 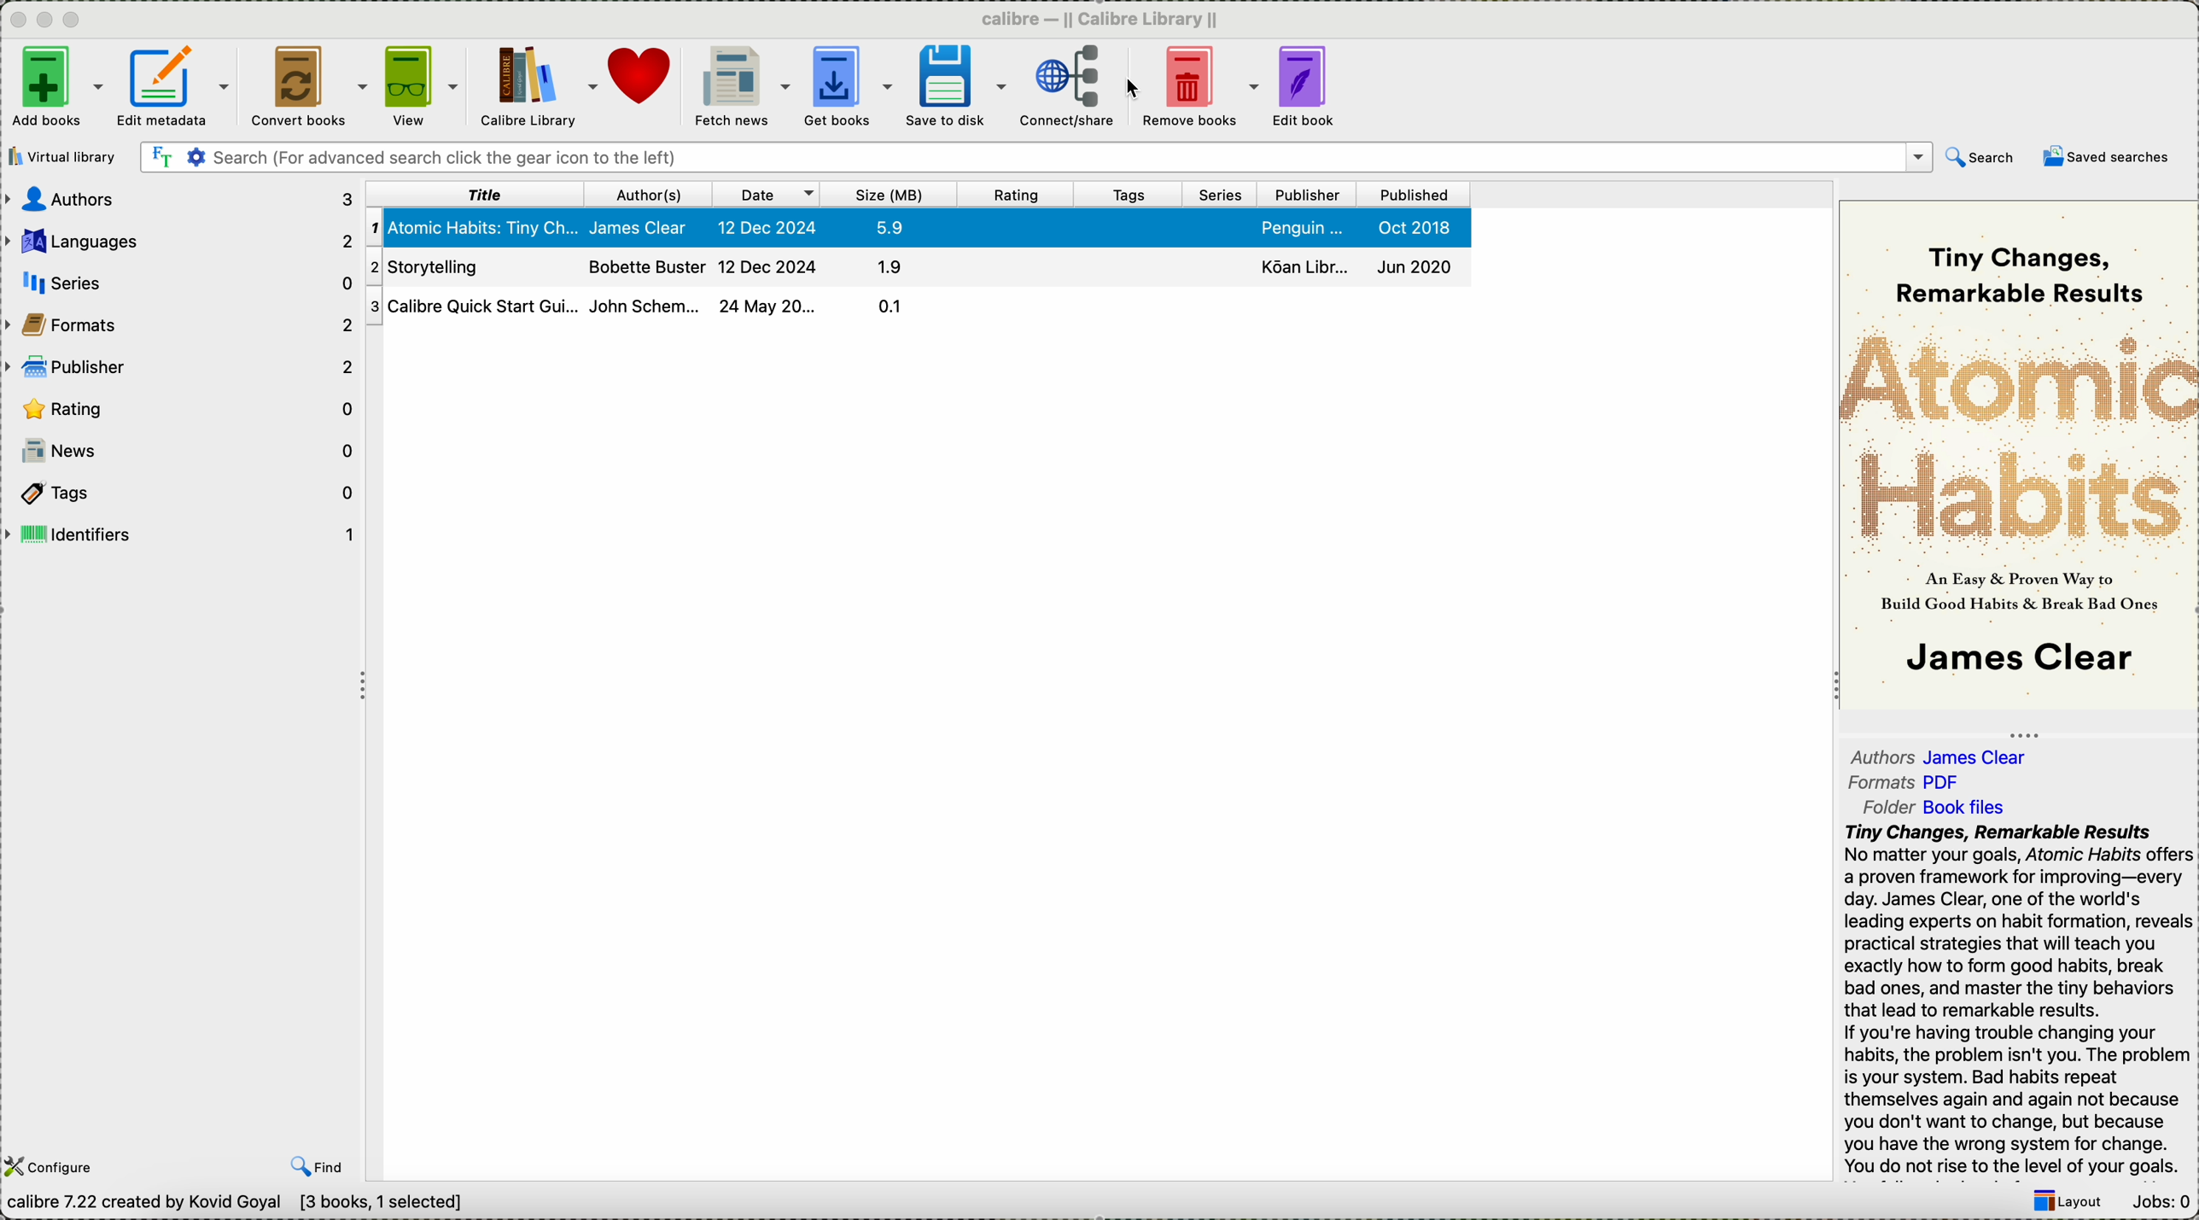 I want to click on fetch news, so click(x=739, y=87).